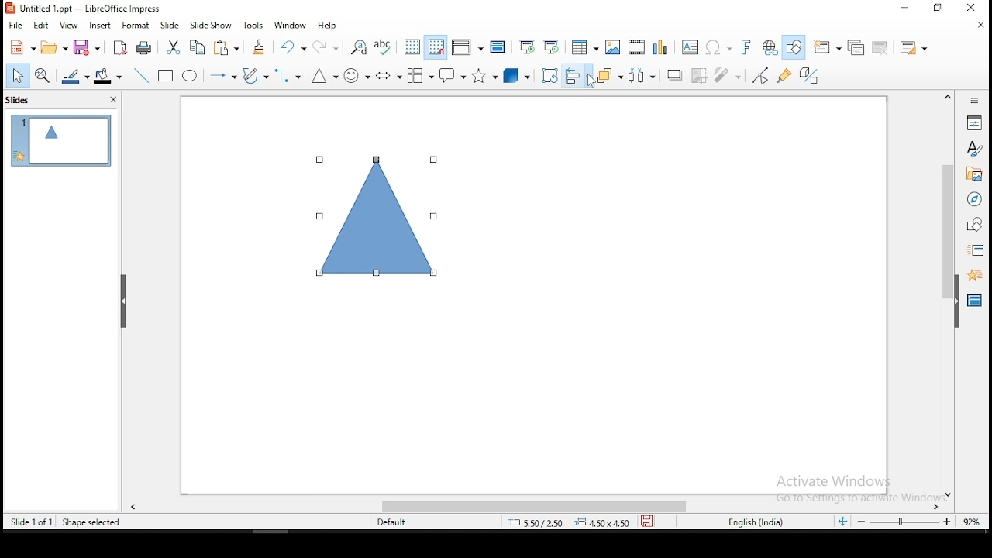 The width and height of the screenshot is (992, 558). I want to click on file, so click(15, 26).